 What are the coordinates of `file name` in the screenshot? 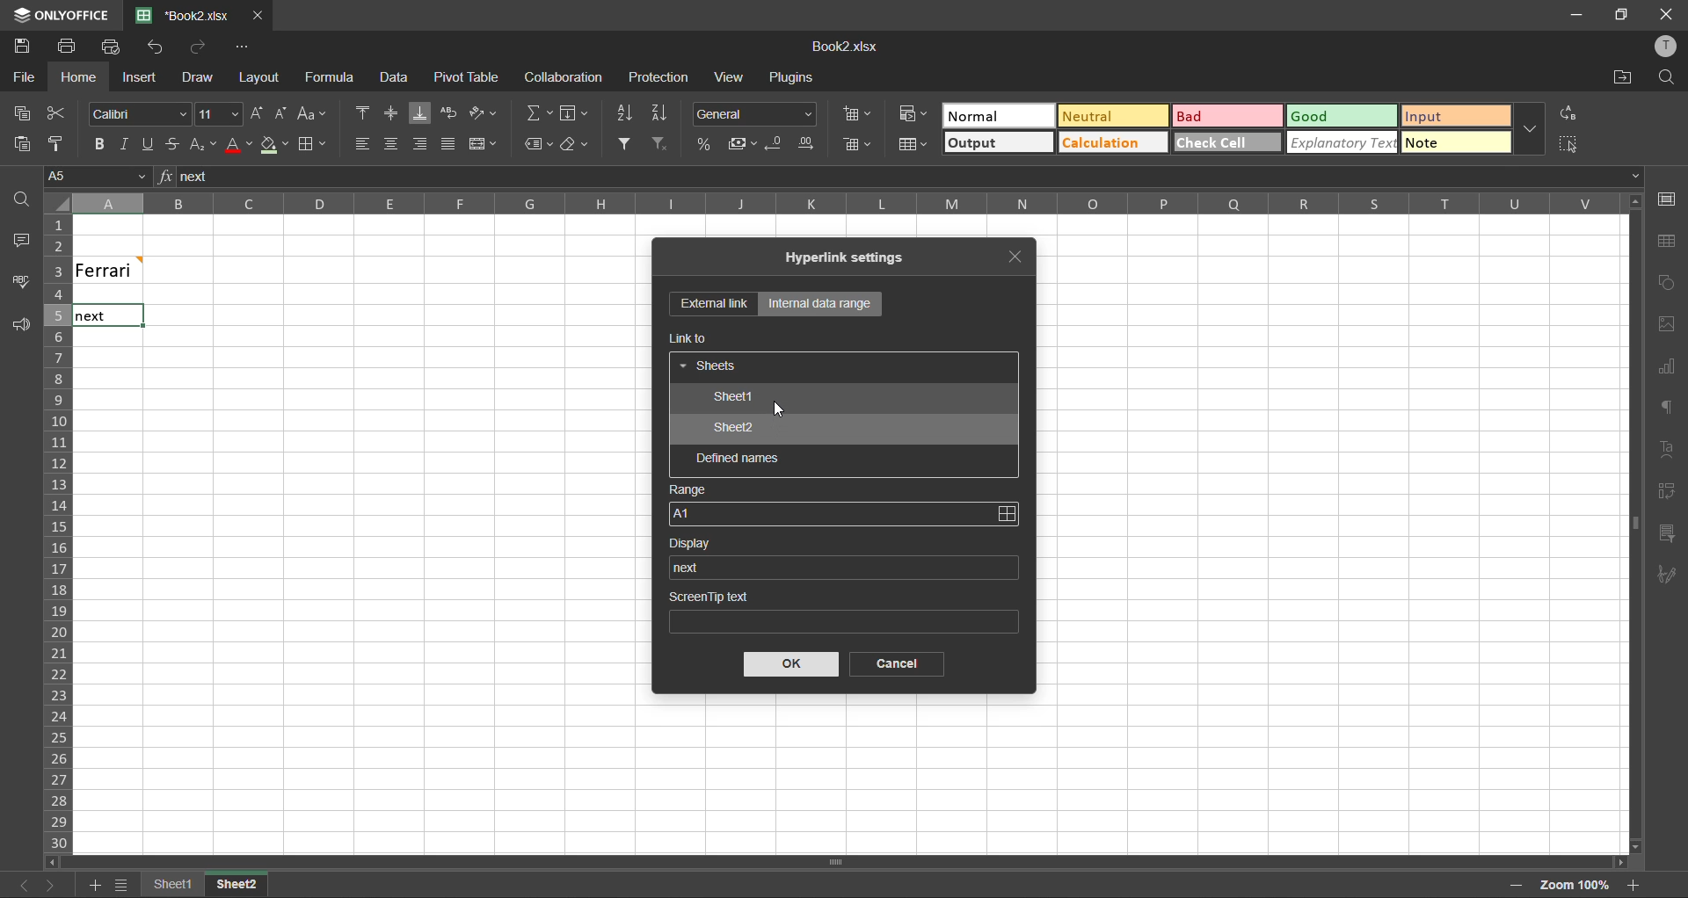 It's located at (190, 16).